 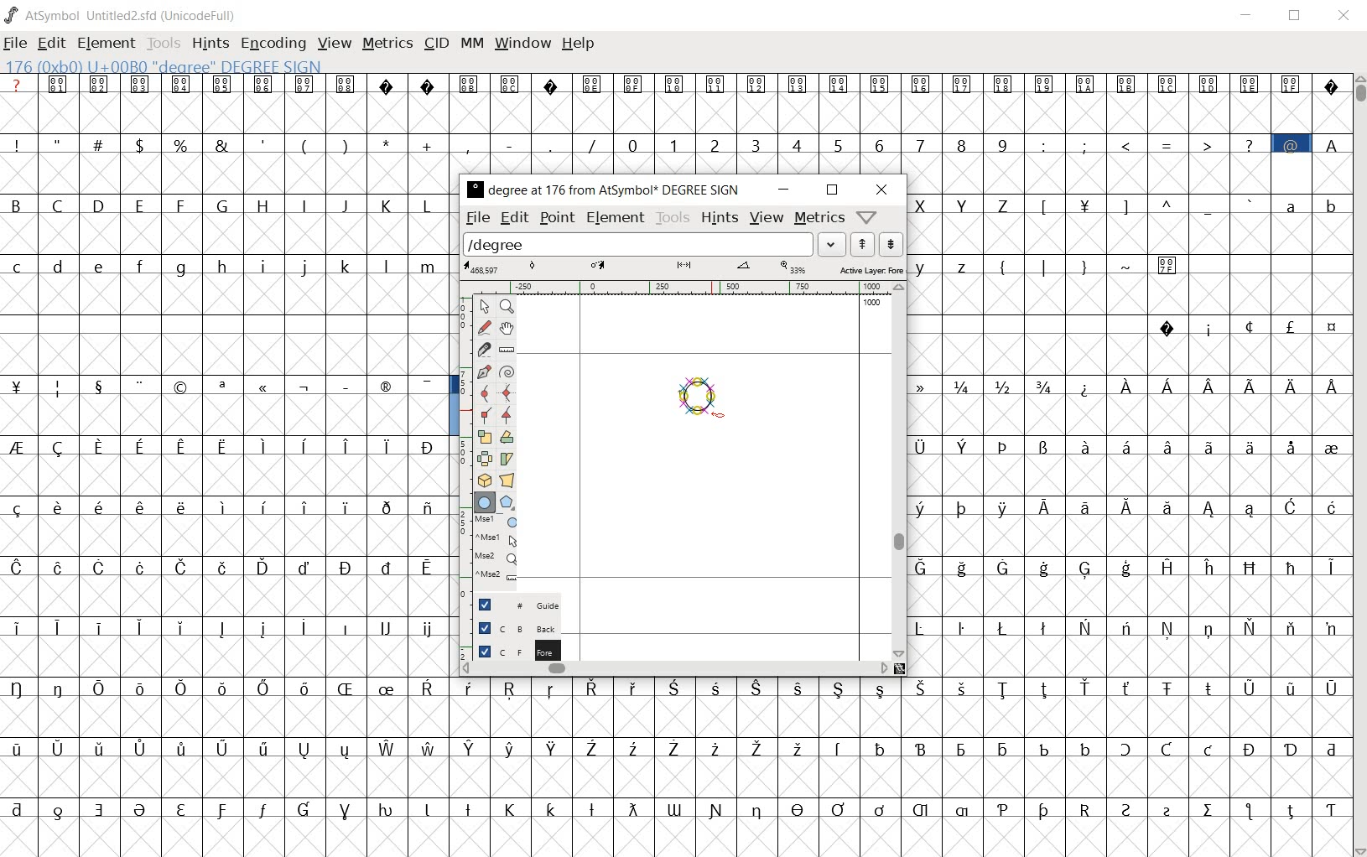 What do you see at coordinates (1129, 535) in the screenshot?
I see `empty glyph slots` at bounding box center [1129, 535].